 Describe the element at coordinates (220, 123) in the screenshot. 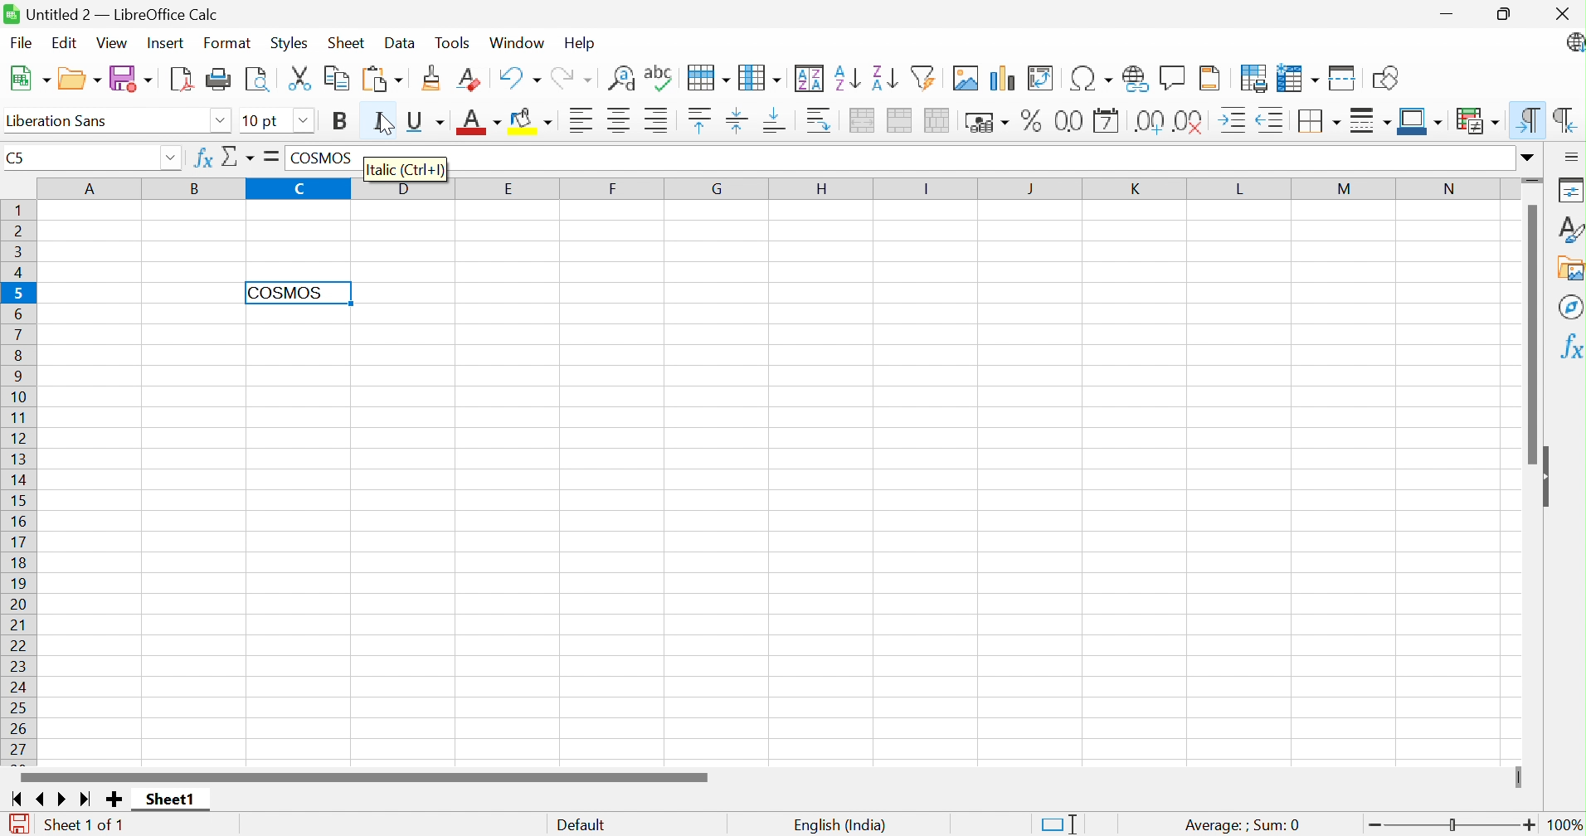

I see `Drop down` at that location.